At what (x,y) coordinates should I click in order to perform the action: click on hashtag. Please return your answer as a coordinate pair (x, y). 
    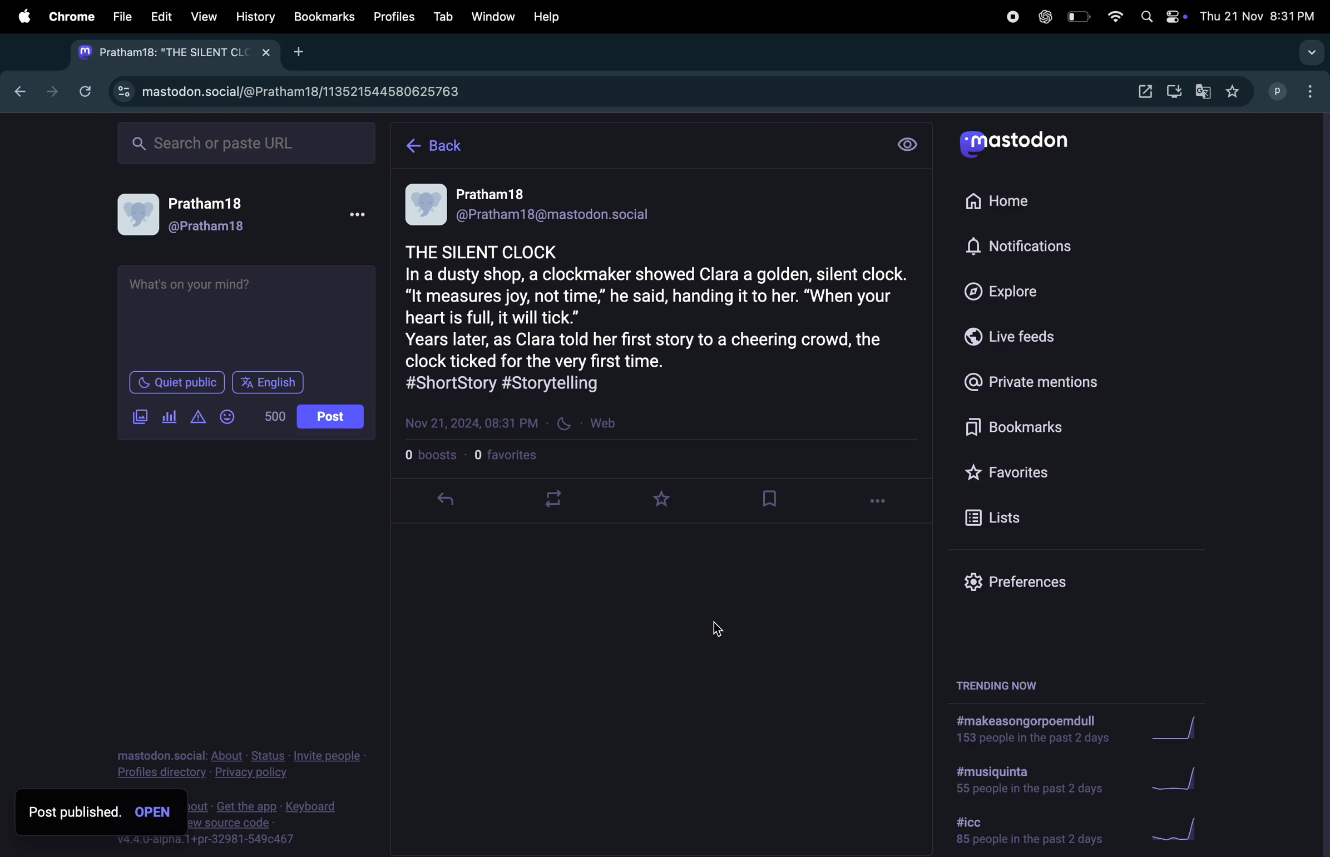
    Looking at the image, I should click on (1029, 829).